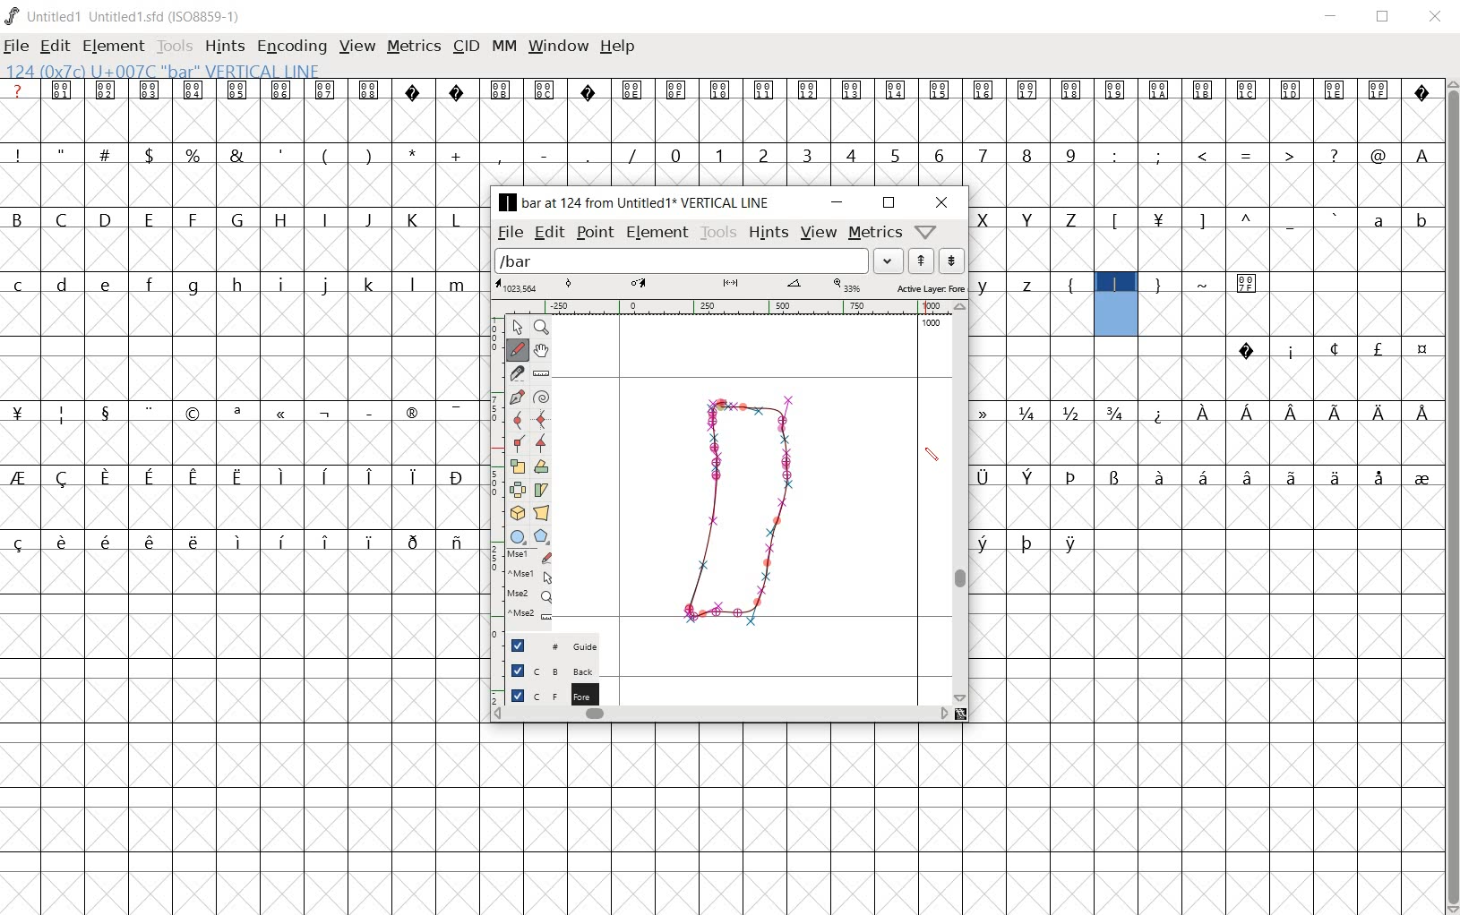 Image resolution: width=1460 pixels, height=915 pixels. Describe the element at coordinates (717, 232) in the screenshot. I see `tools` at that location.